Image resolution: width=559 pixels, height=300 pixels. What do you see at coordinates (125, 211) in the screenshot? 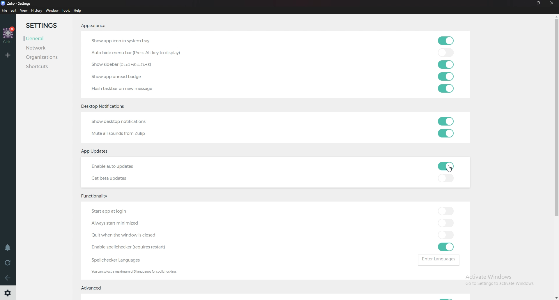
I see `Start app at login` at bounding box center [125, 211].